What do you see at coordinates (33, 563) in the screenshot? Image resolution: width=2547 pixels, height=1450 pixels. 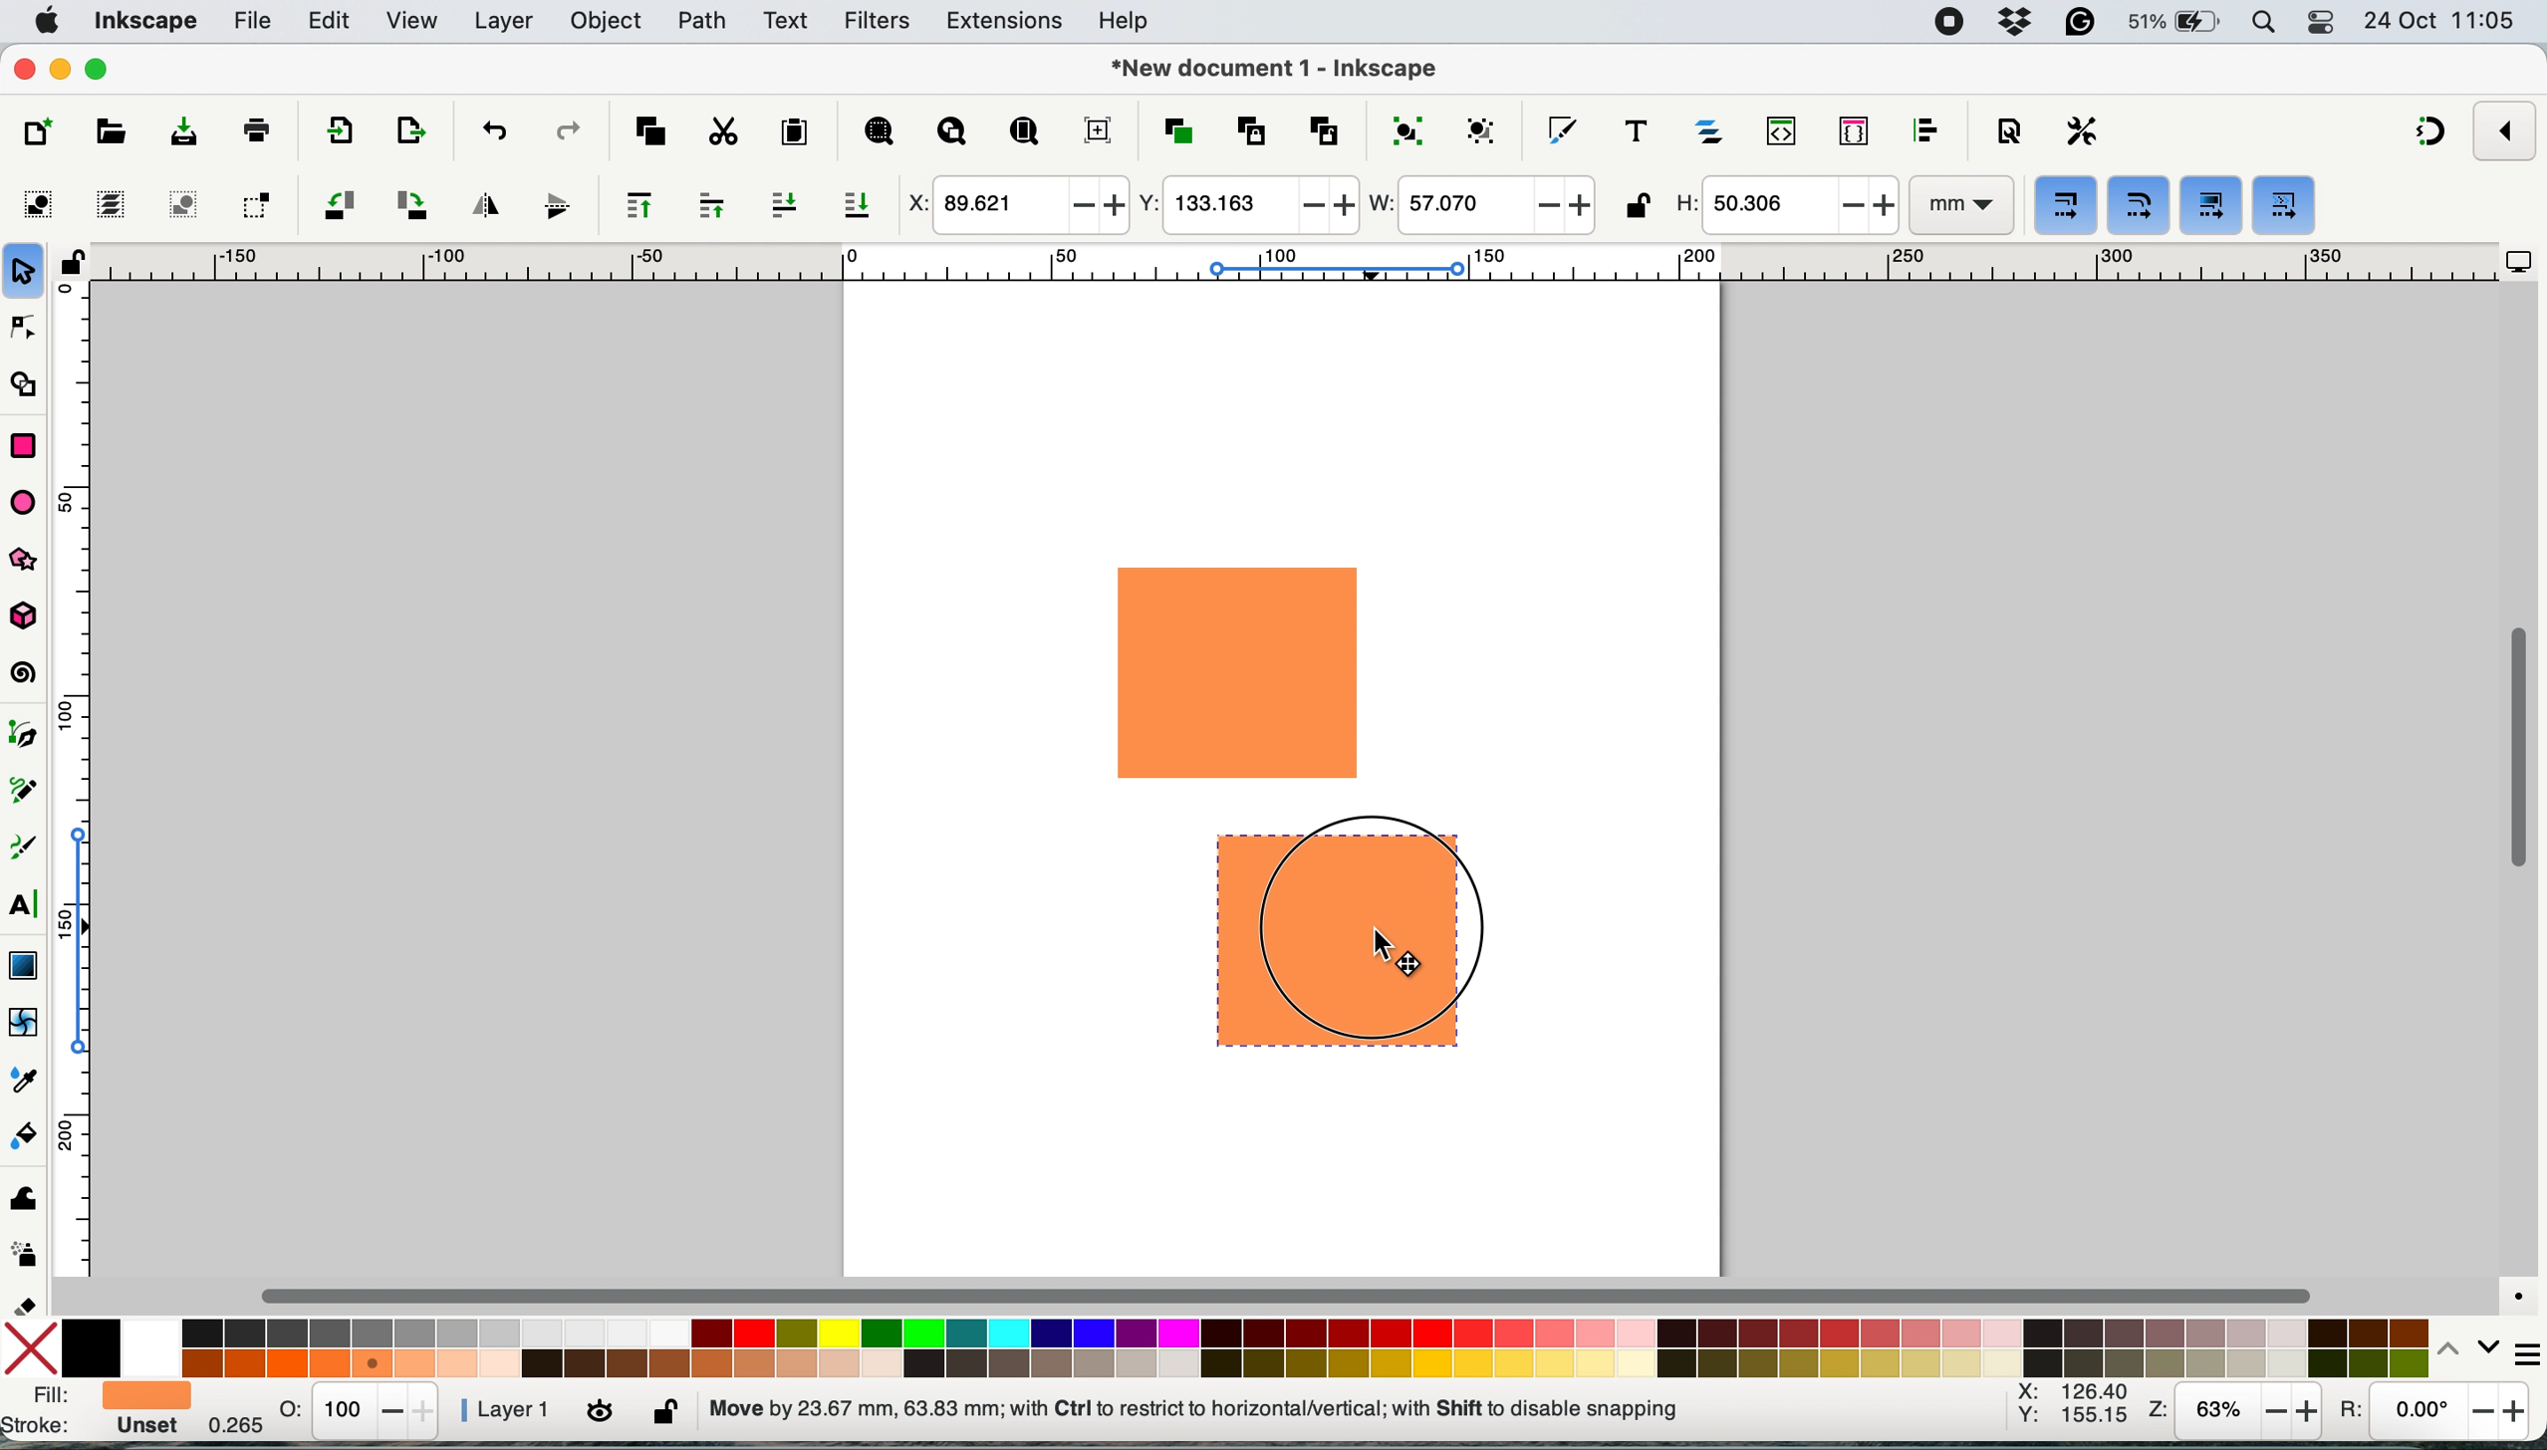 I see `star and polygon tool` at bounding box center [33, 563].